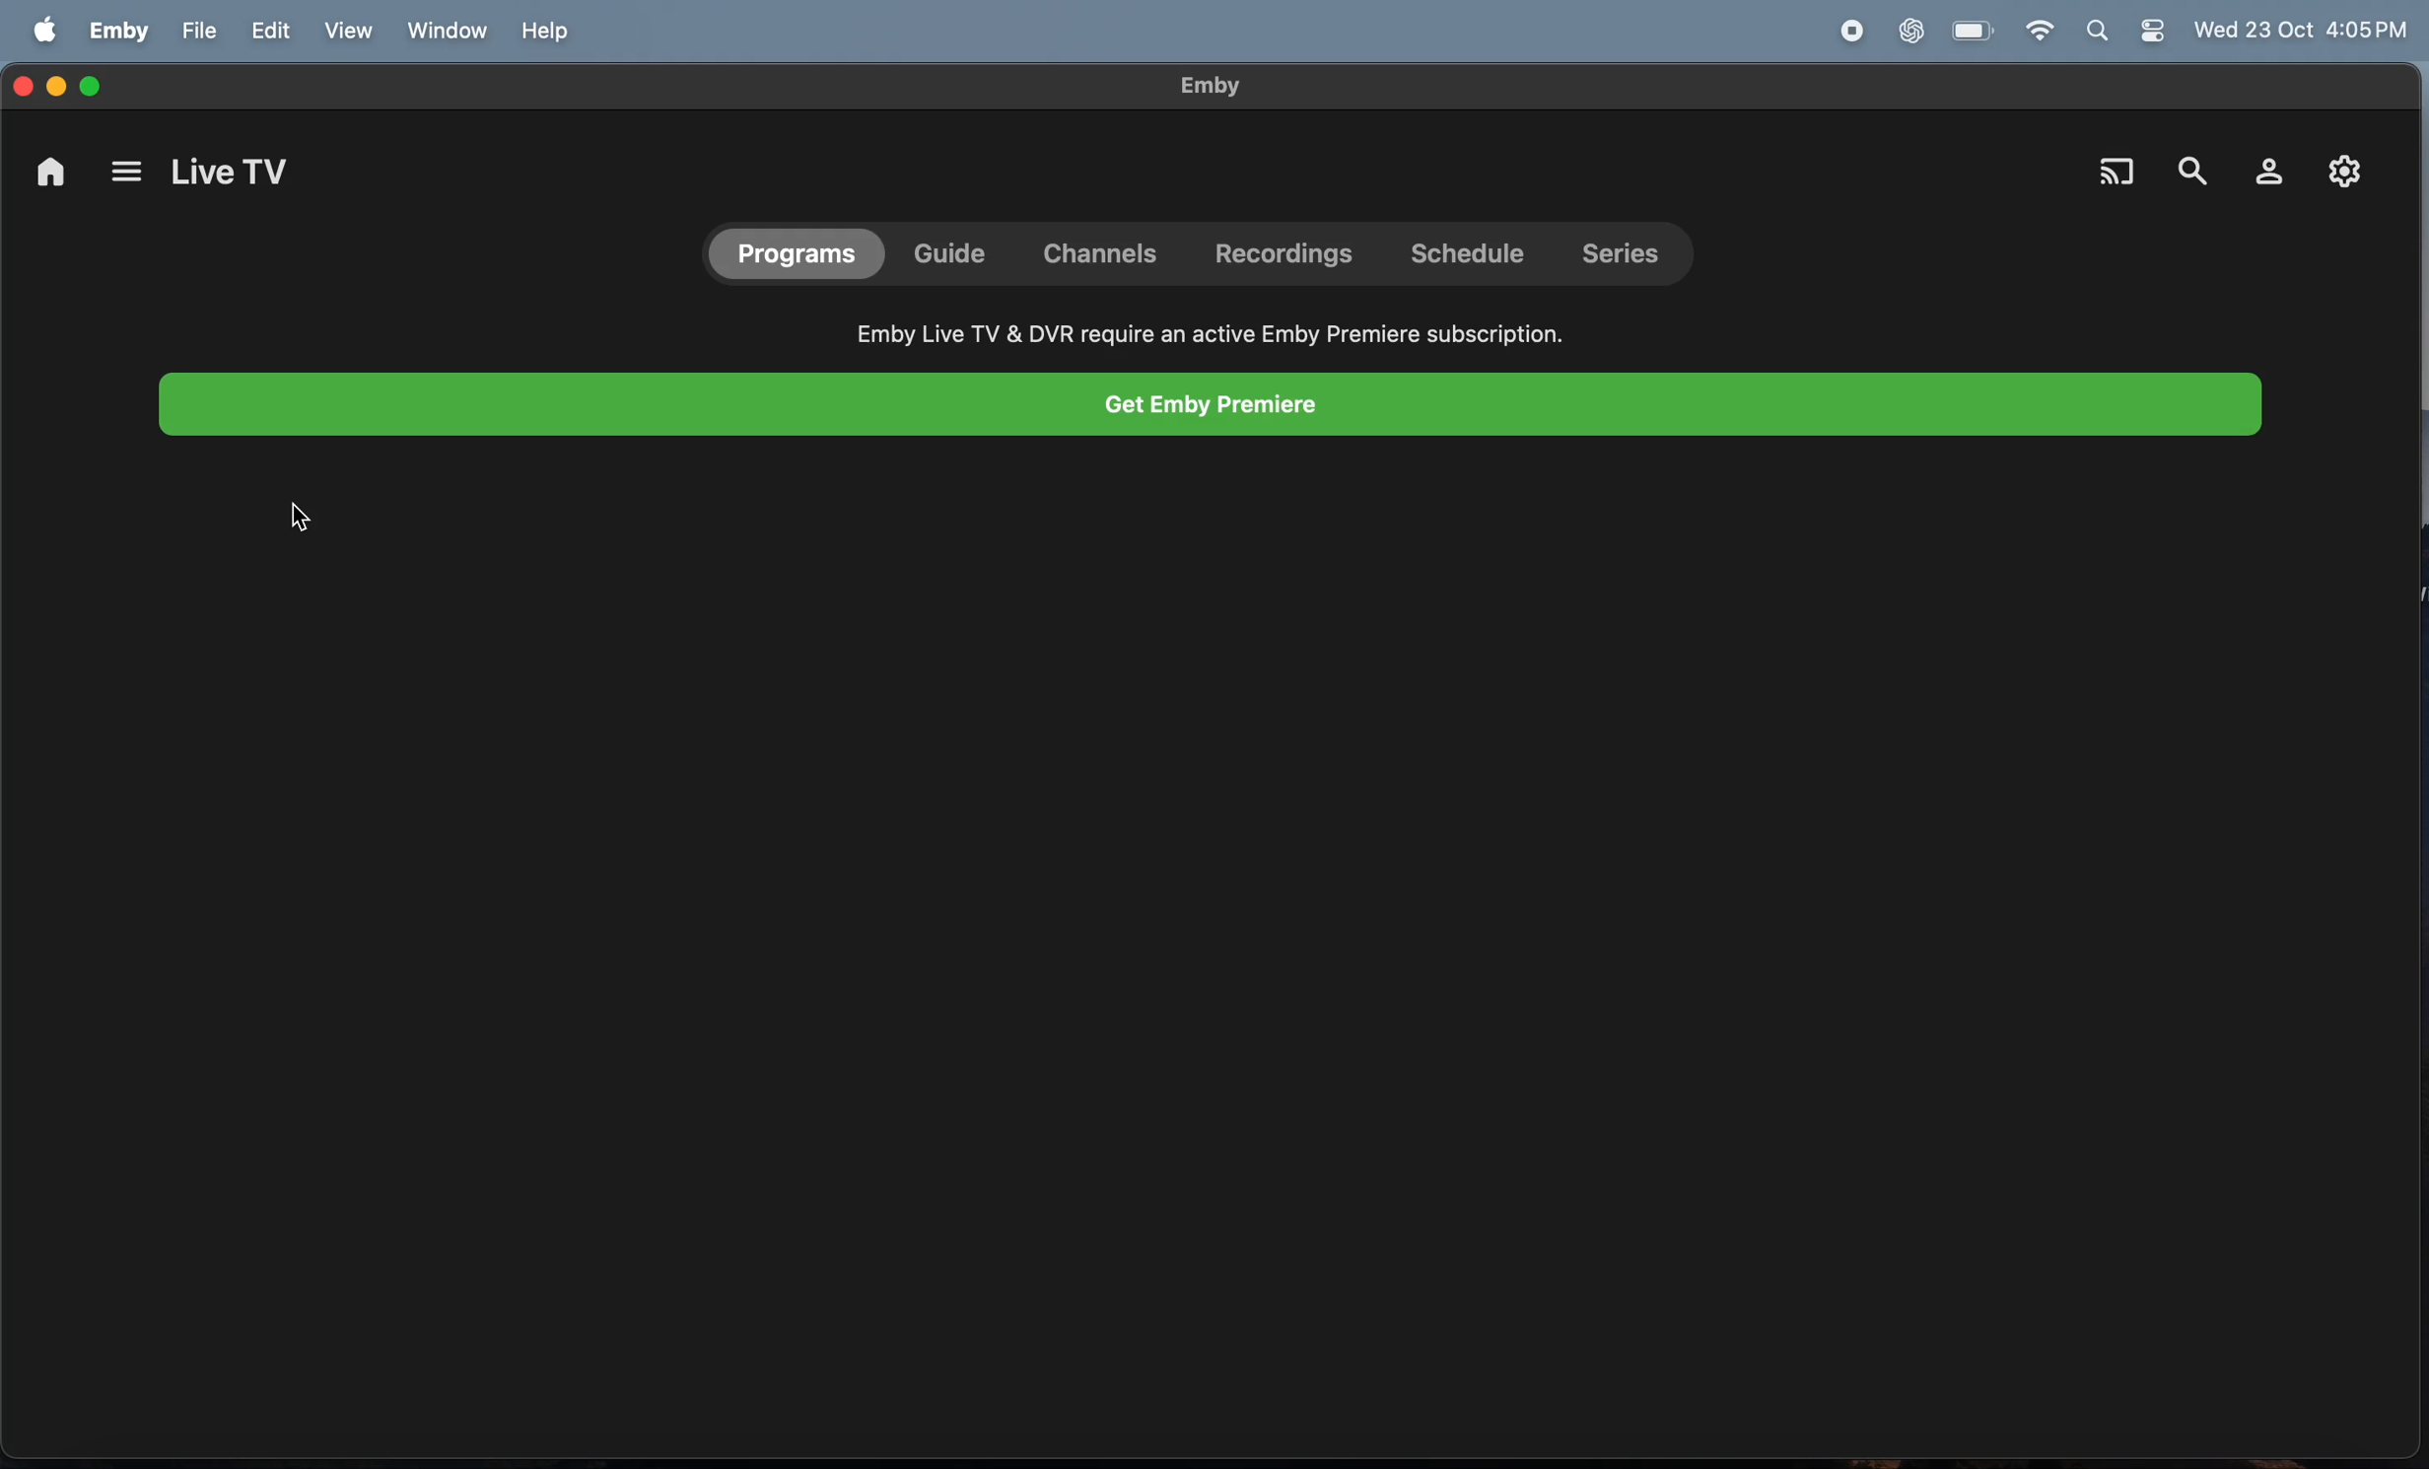 The image size is (2429, 1469). Describe the element at coordinates (957, 250) in the screenshot. I see `guide` at that location.